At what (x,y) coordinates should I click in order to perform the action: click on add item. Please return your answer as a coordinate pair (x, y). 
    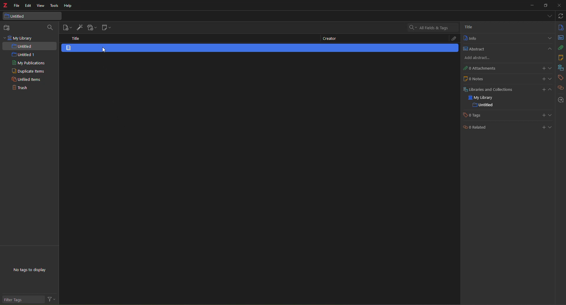
    Looking at the image, I should click on (79, 27).